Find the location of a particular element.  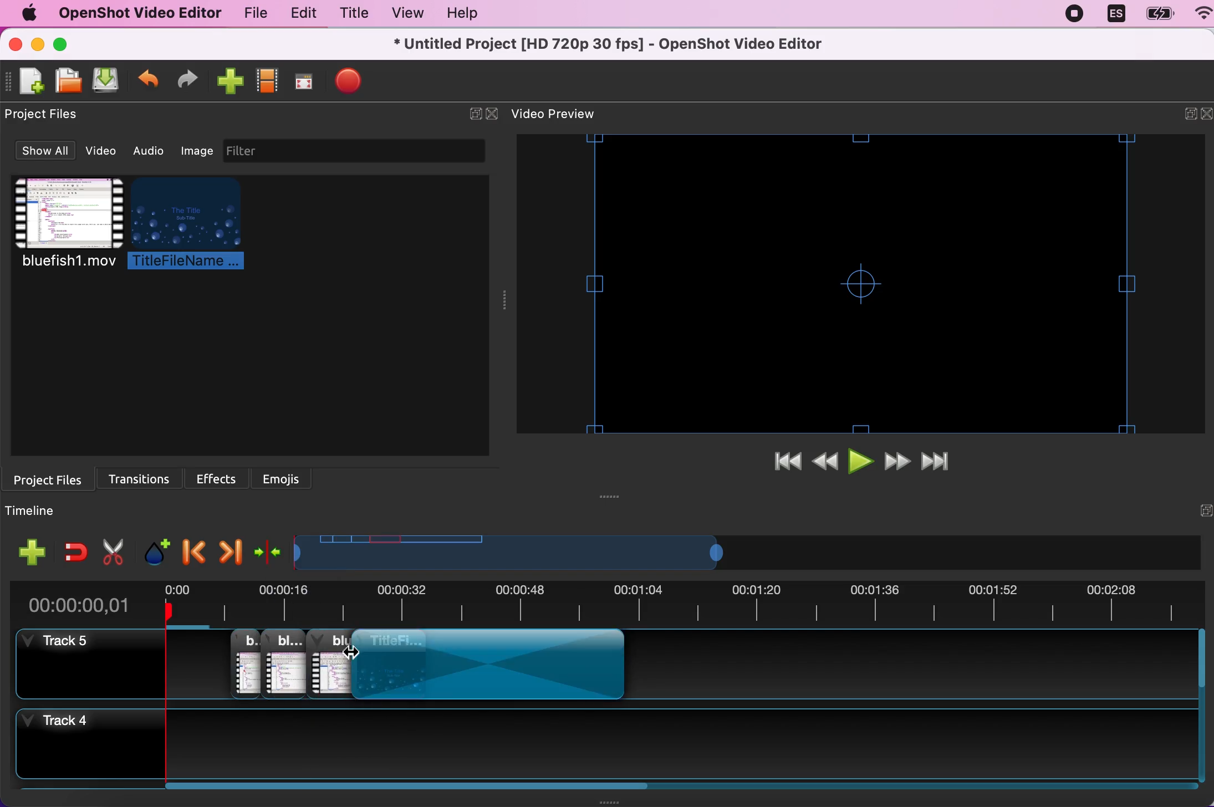

video duration is located at coordinates (595, 553).